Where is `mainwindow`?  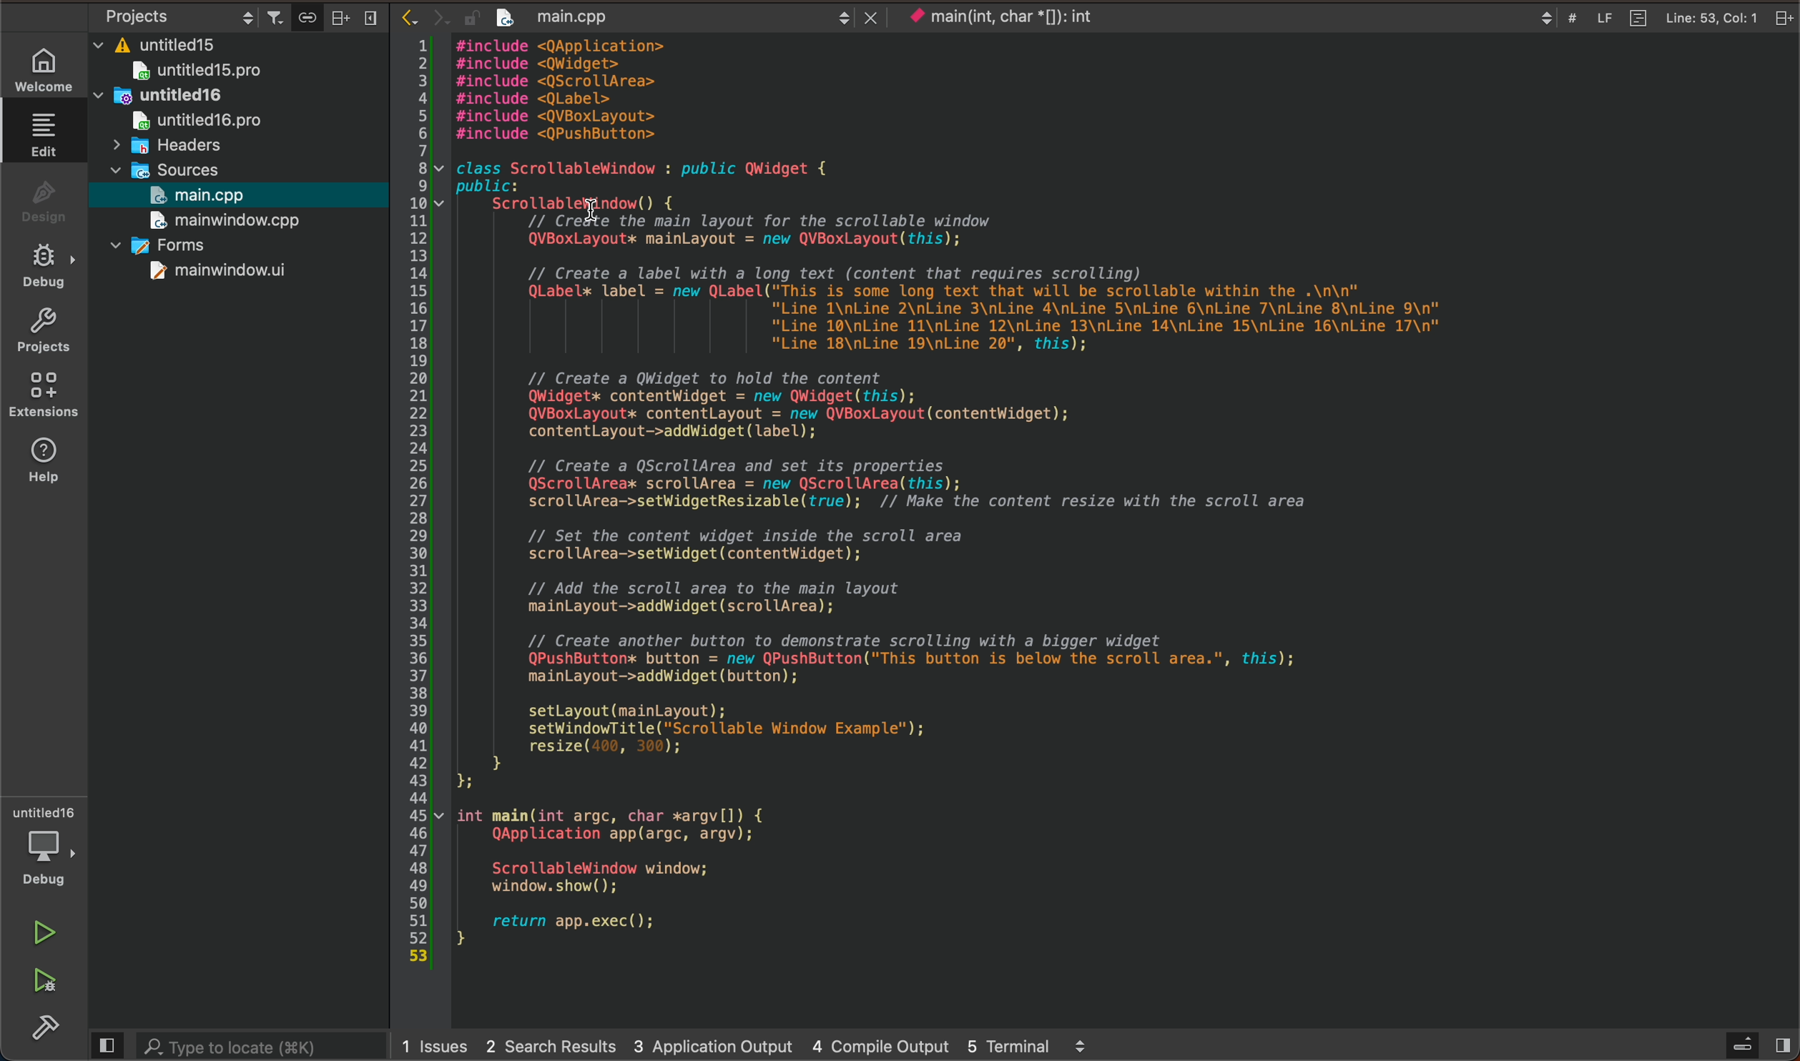 mainwindow is located at coordinates (219, 271).